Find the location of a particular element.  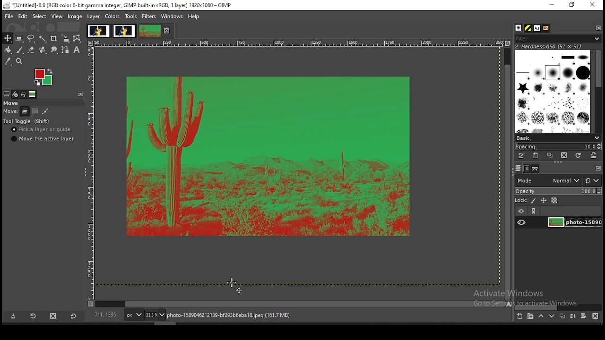

scale tool is located at coordinates (67, 38).